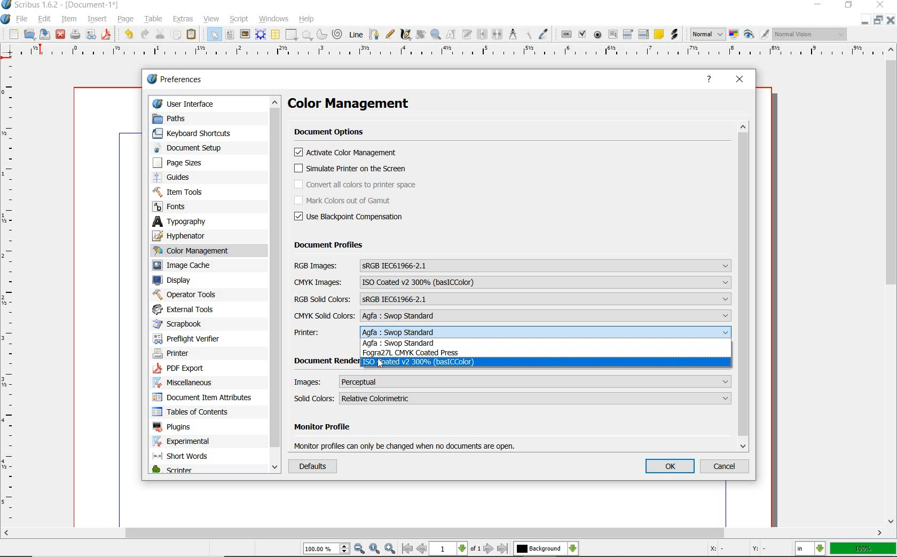 The width and height of the screenshot is (897, 557). Describe the element at coordinates (382, 364) in the screenshot. I see `cursor` at that location.